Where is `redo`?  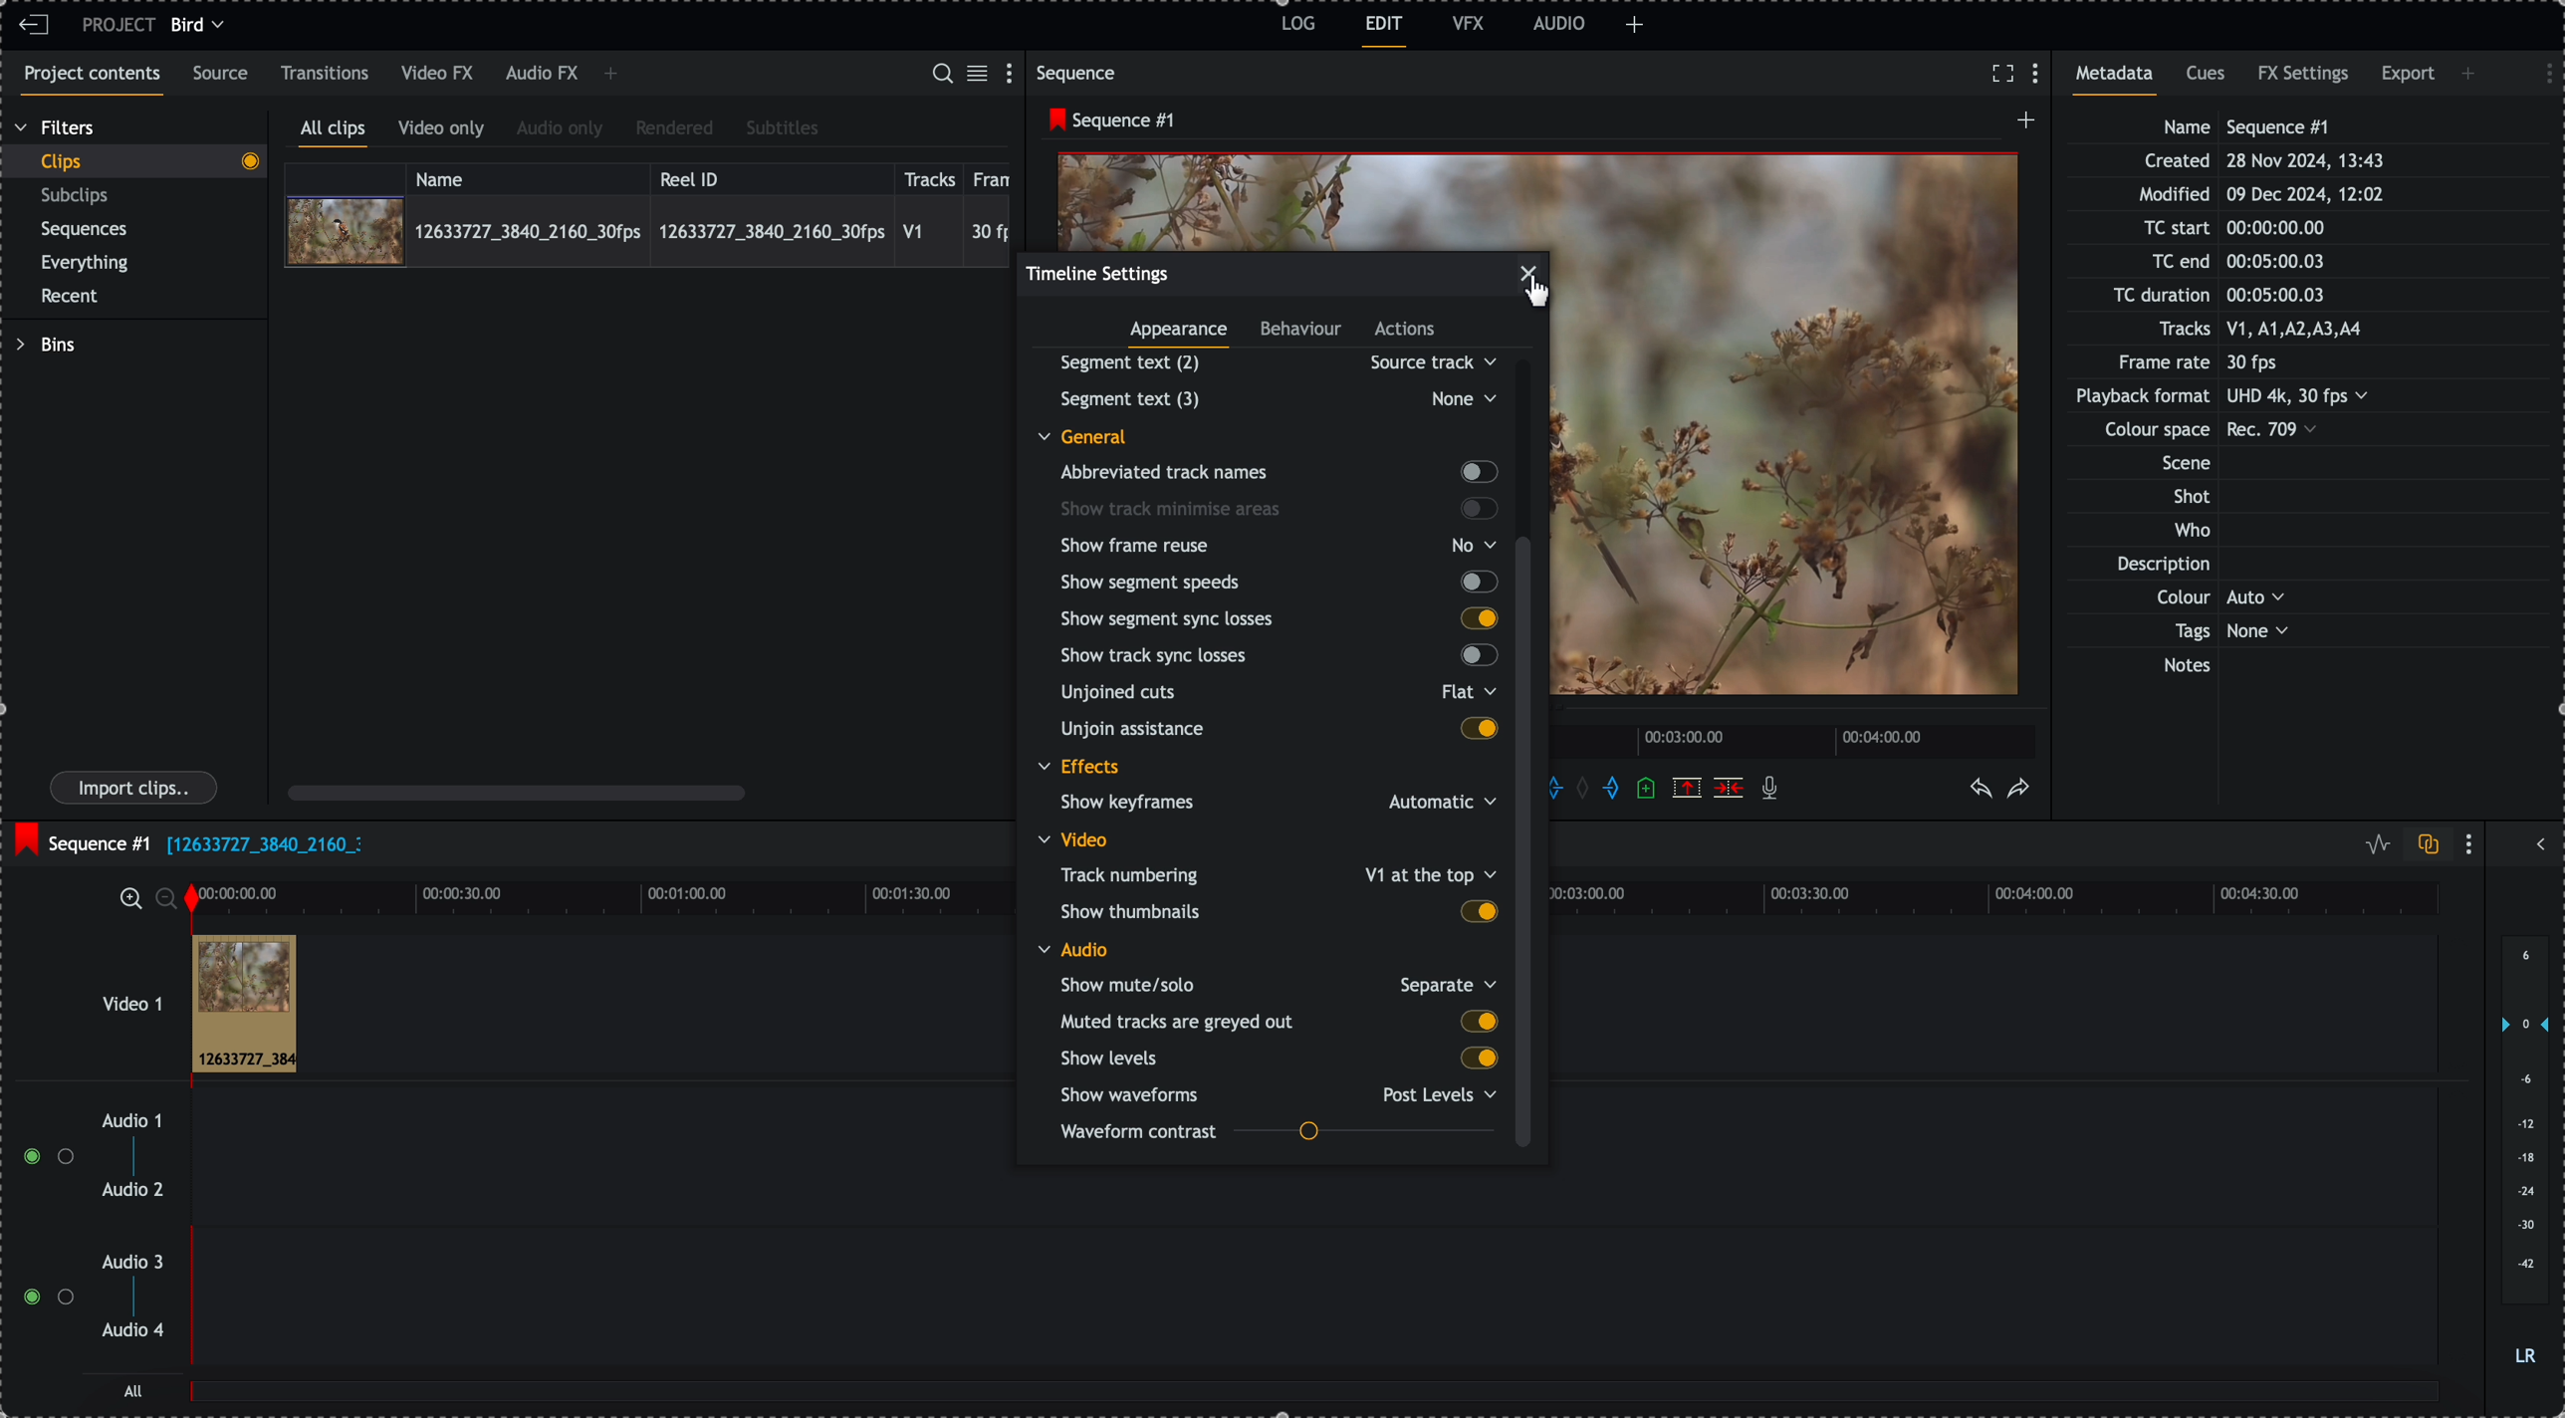
redo is located at coordinates (2019, 790).